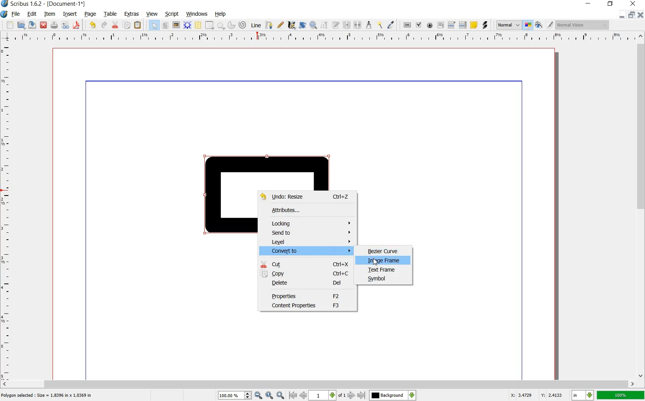 Image resolution: width=645 pixels, height=401 pixels. Describe the element at coordinates (430, 25) in the screenshot. I see `pdf radio button` at that location.